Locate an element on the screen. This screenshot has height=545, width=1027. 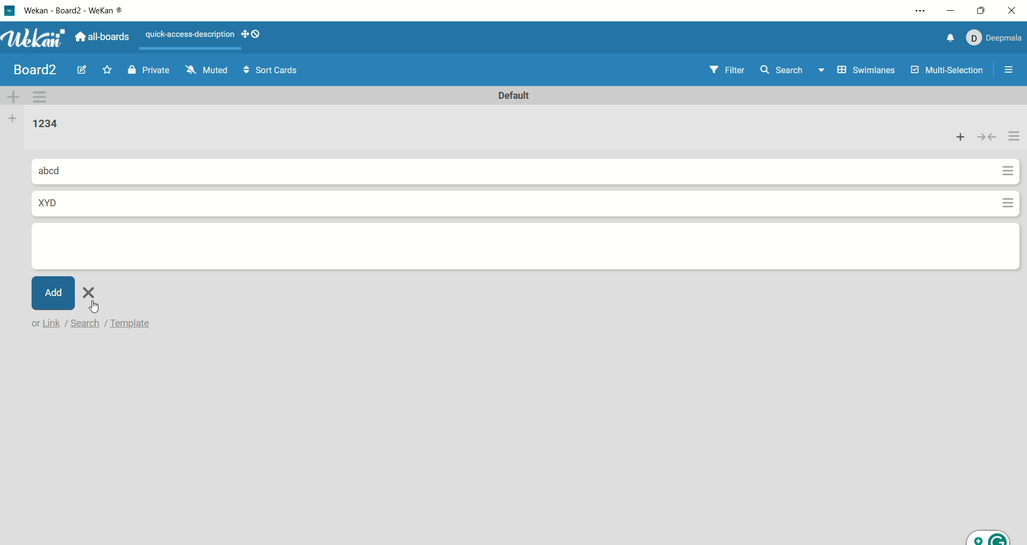
show-desktop-drag-handles is located at coordinates (245, 33).